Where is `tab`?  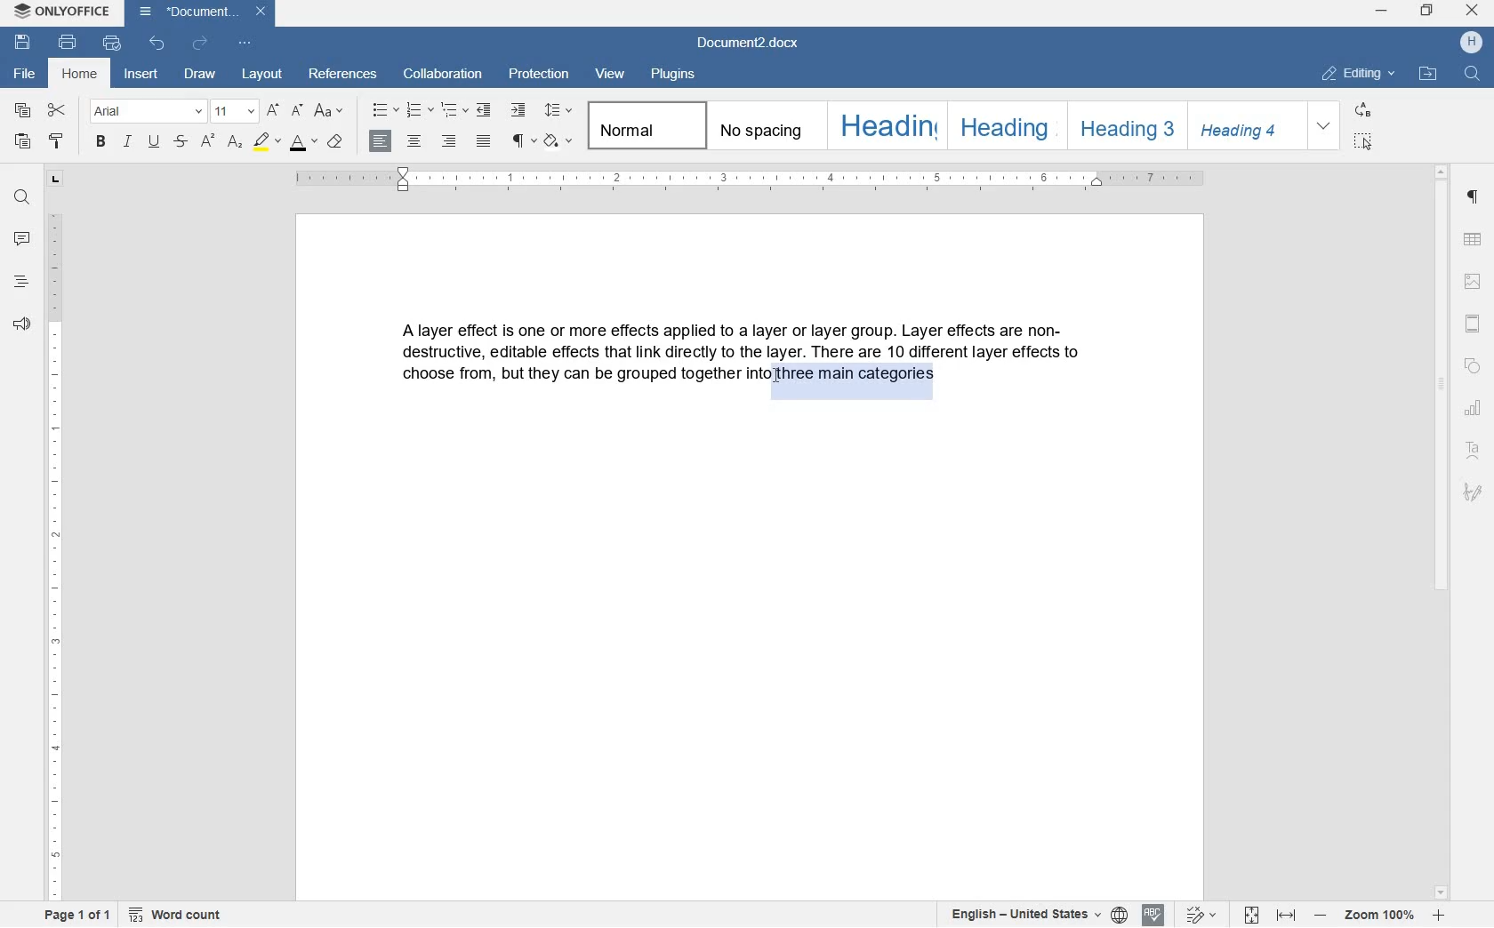 tab is located at coordinates (56, 179).